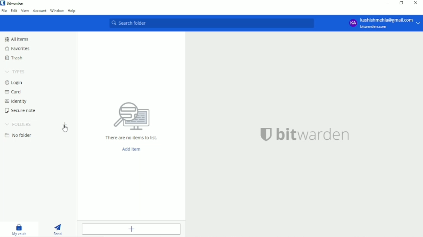  What do you see at coordinates (15, 3) in the screenshot?
I see `Bitwarden` at bounding box center [15, 3].